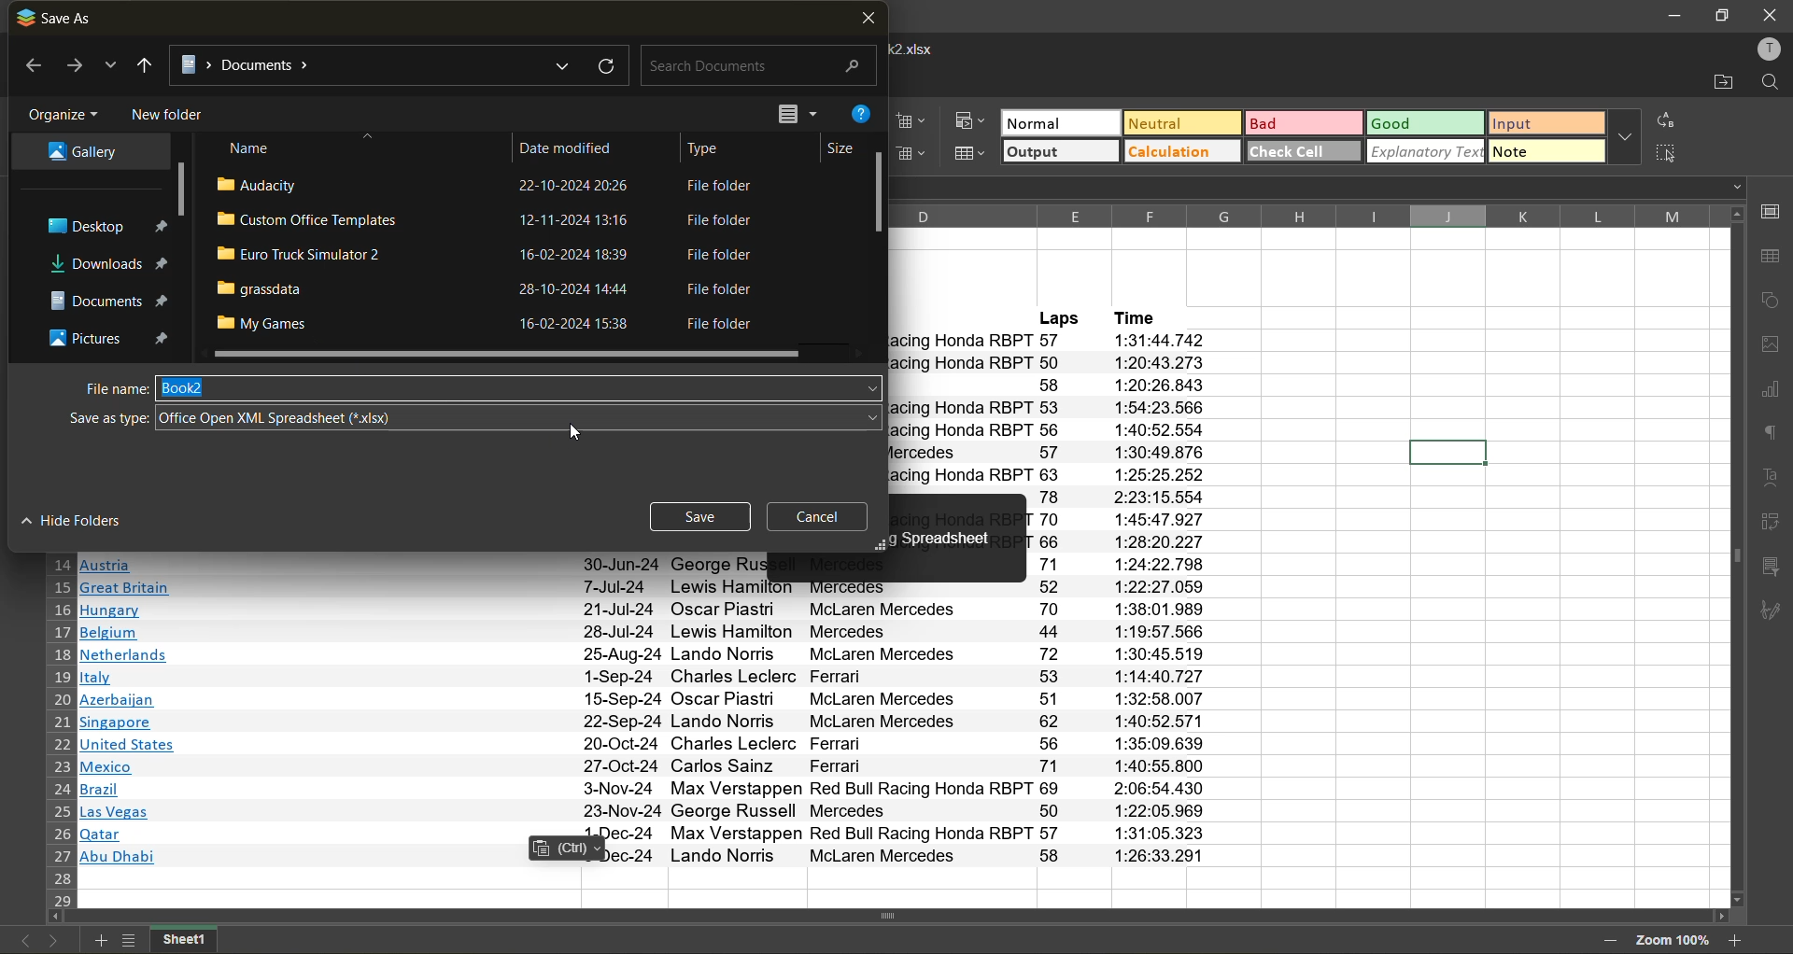 Image resolution: width=1793 pixels, height=954 pixels. Describe the element at coordinates (651, 789) in the screenshot. I see `text info` at that location.